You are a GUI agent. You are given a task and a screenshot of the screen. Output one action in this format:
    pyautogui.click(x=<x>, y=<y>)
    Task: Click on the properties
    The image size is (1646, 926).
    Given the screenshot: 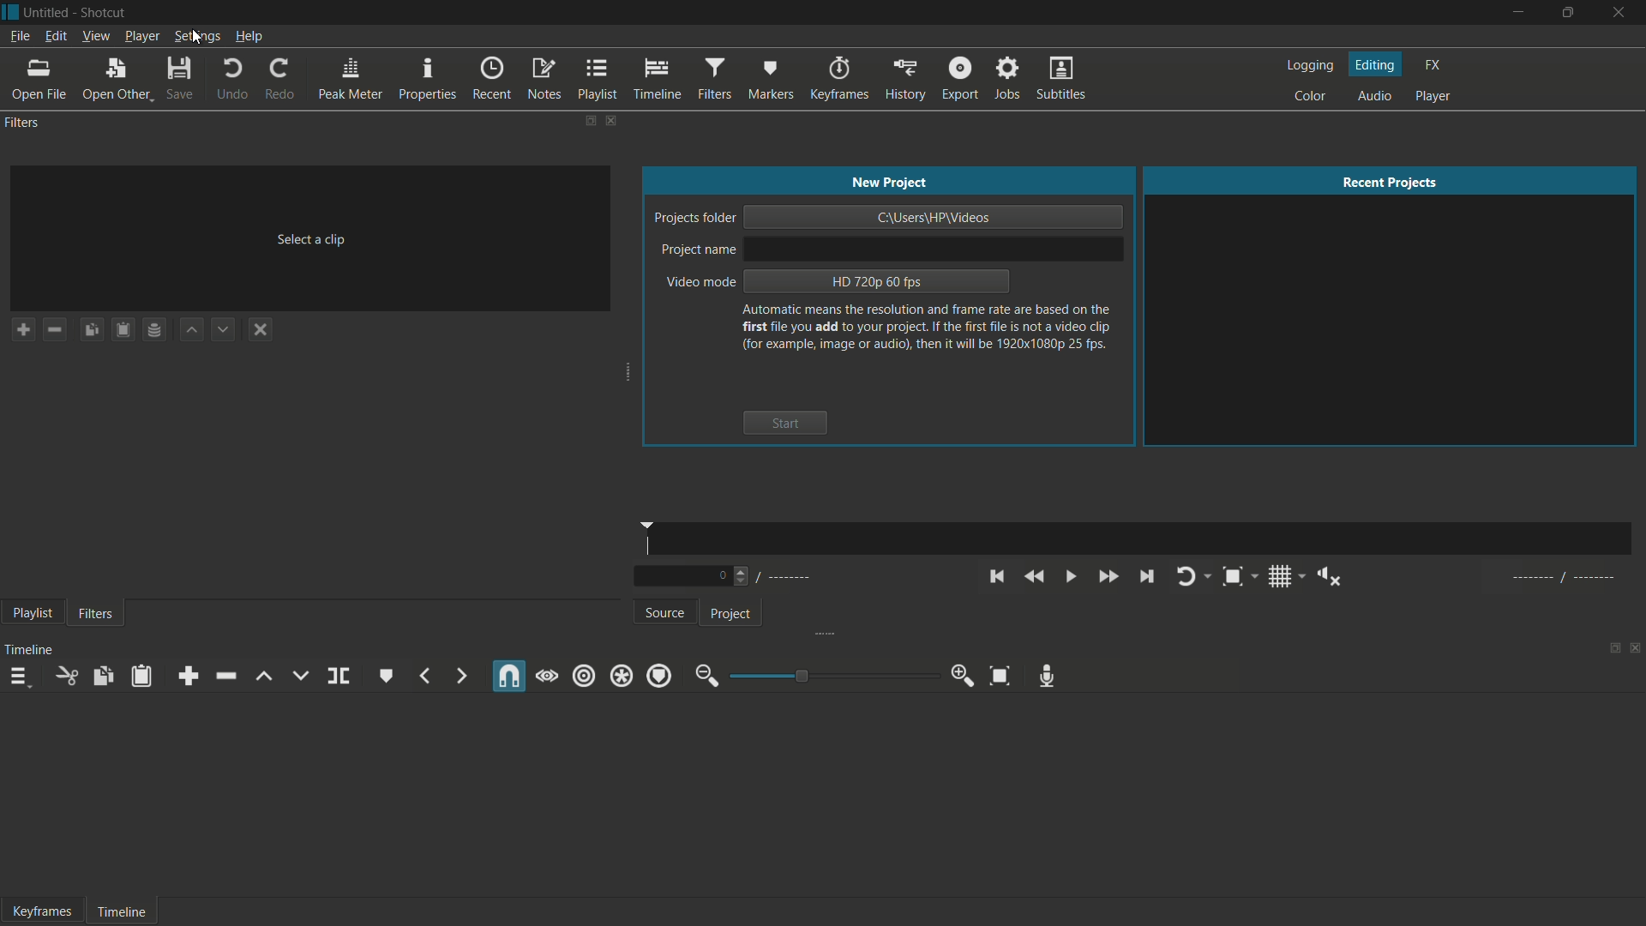 What is the action you would take?
    pyautogui.click(x=429, y=80)
    